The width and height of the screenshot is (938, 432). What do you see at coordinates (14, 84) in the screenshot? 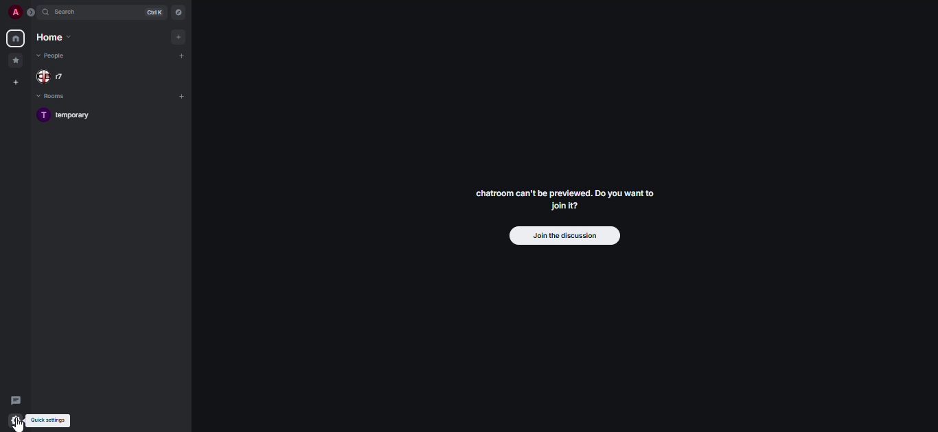
I see `create space` at bounding box center [14, 84].